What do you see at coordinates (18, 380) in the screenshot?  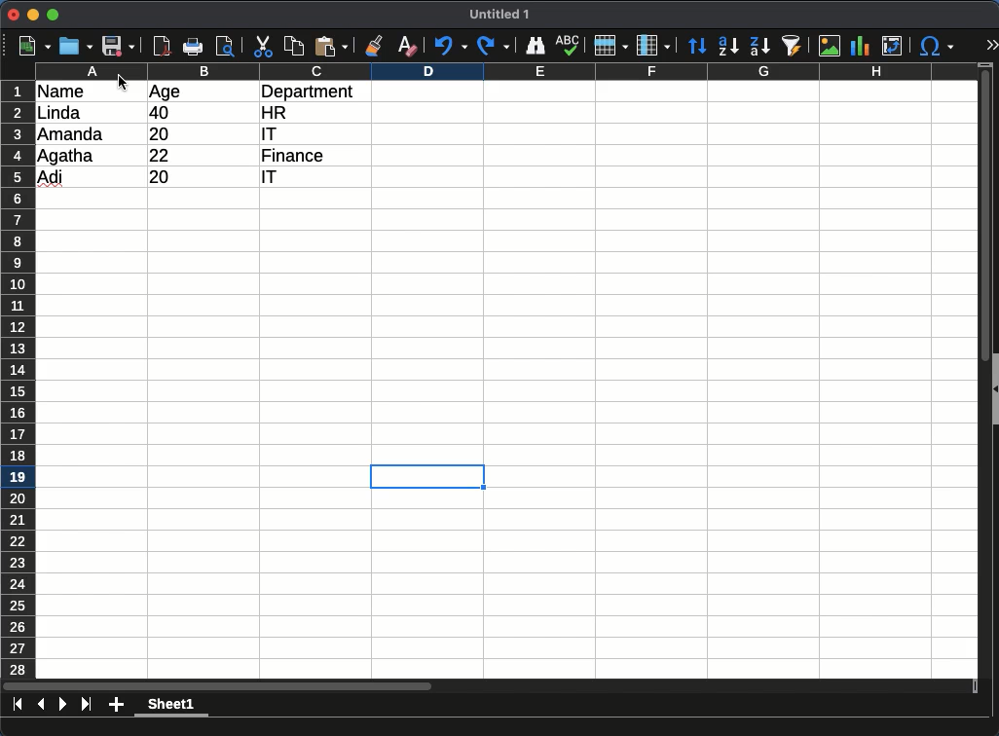 I see `rows` at bounding box center [18, 380].